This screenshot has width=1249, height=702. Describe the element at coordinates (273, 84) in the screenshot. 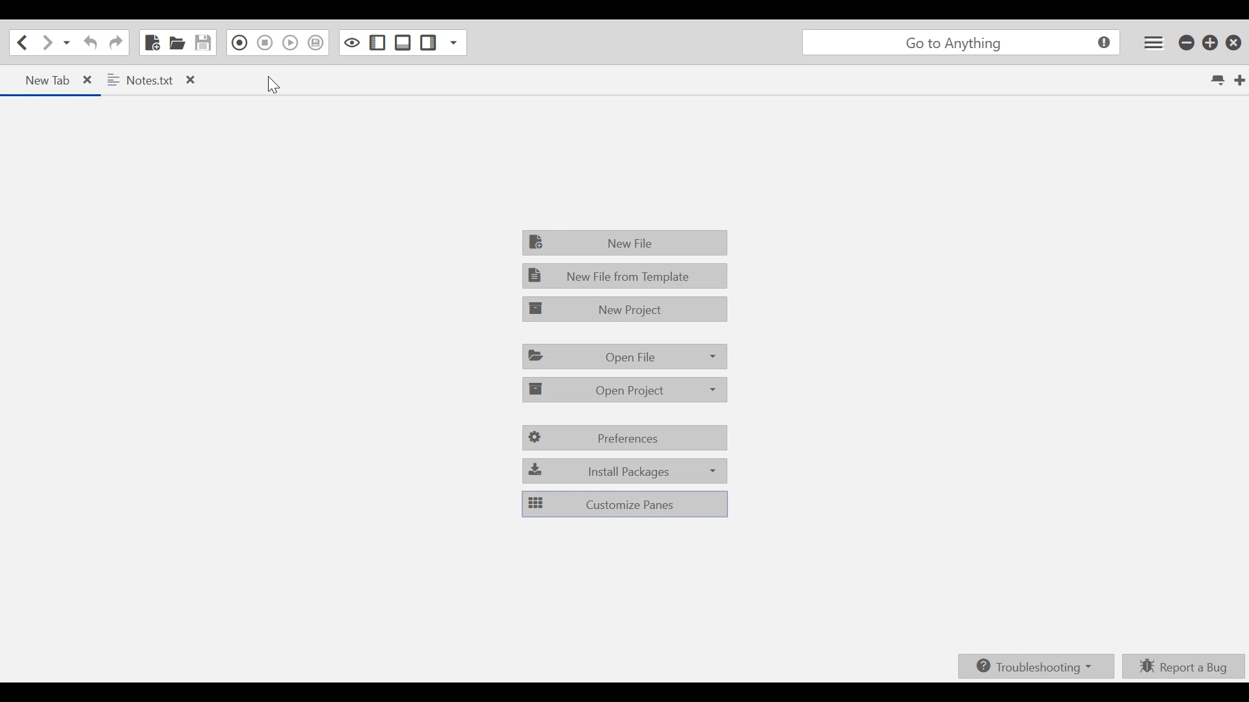

I see `Cursor` at that location.